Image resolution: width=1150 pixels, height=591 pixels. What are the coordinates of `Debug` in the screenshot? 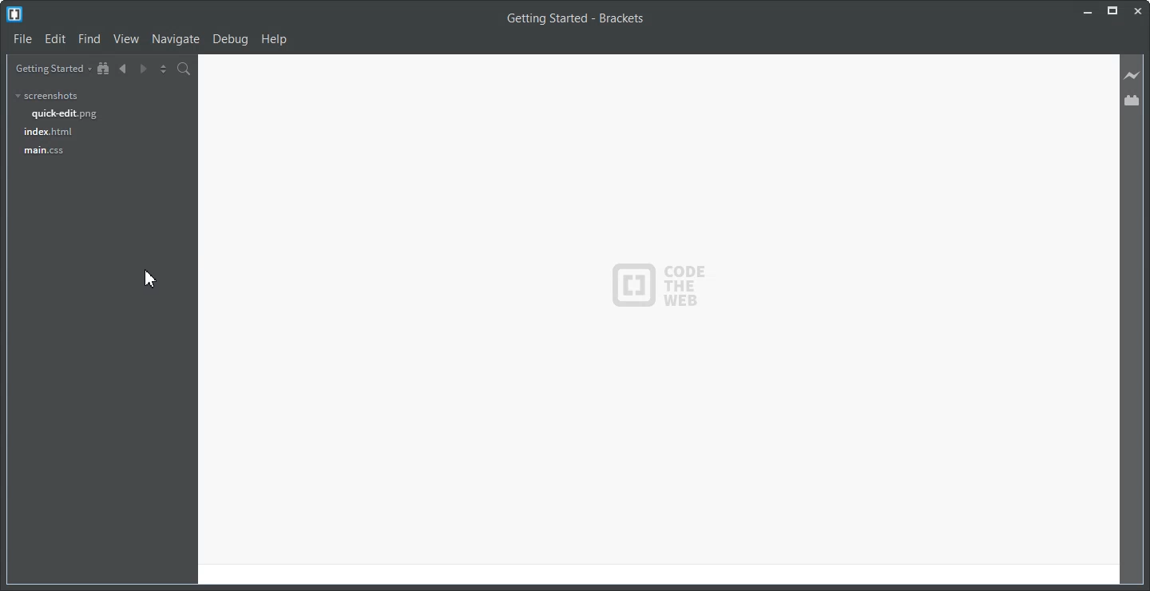 It's located at (231, 40).